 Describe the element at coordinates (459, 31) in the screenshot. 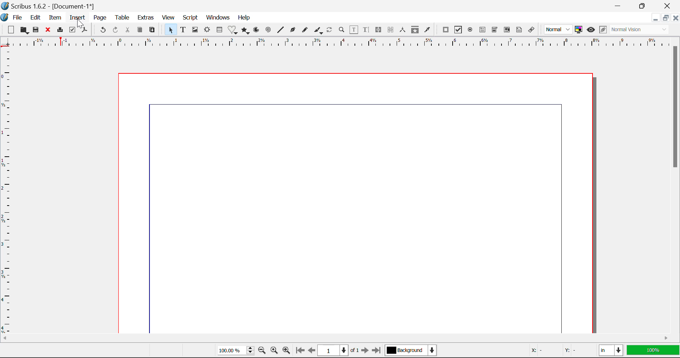

I see `Pdf Checkbox` at that location.